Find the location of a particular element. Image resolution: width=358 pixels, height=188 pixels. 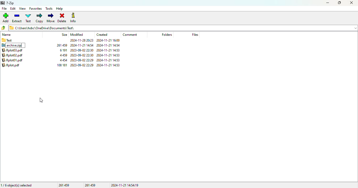

2023-09-02 22:30 is located at coordinates (82, 50).